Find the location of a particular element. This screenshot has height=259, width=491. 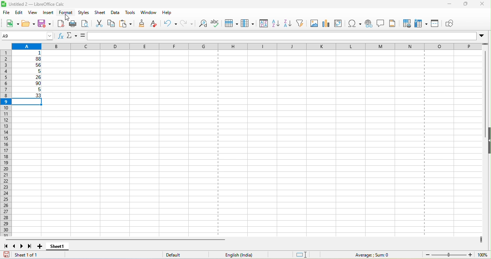

styles is located at coordinates (84, 13).